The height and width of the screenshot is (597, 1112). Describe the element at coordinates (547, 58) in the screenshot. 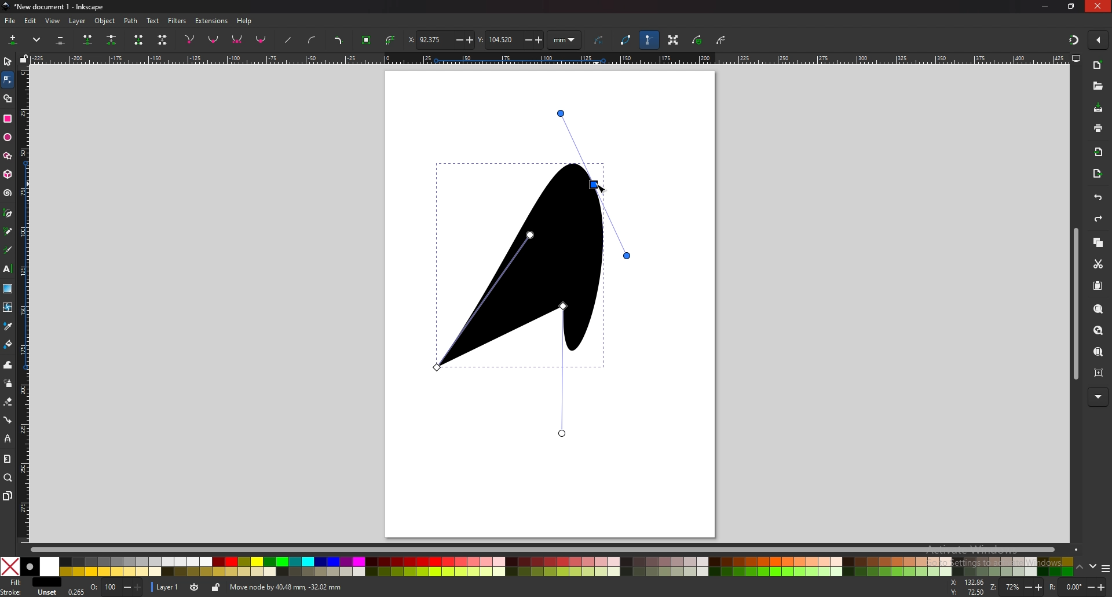

I see `horizontal scale` at that location.